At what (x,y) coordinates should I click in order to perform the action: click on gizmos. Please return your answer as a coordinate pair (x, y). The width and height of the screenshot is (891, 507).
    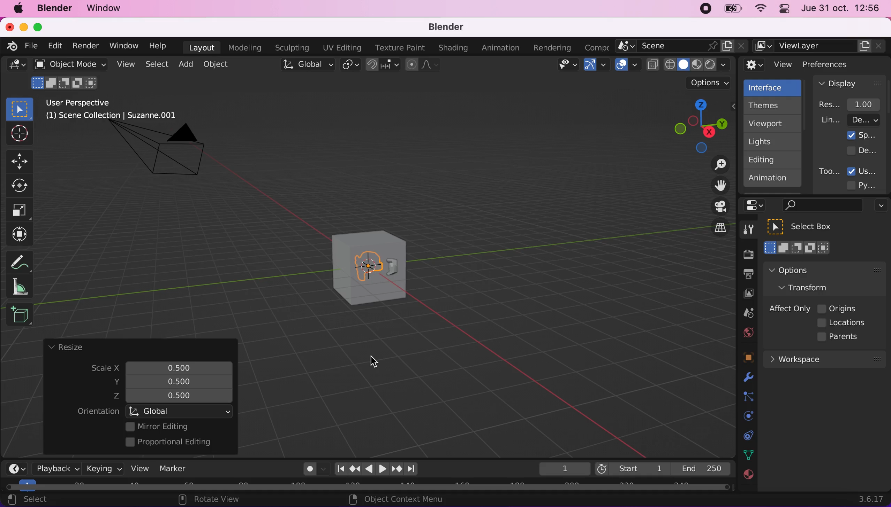
    Looking at the image, I should click on (596, 67).